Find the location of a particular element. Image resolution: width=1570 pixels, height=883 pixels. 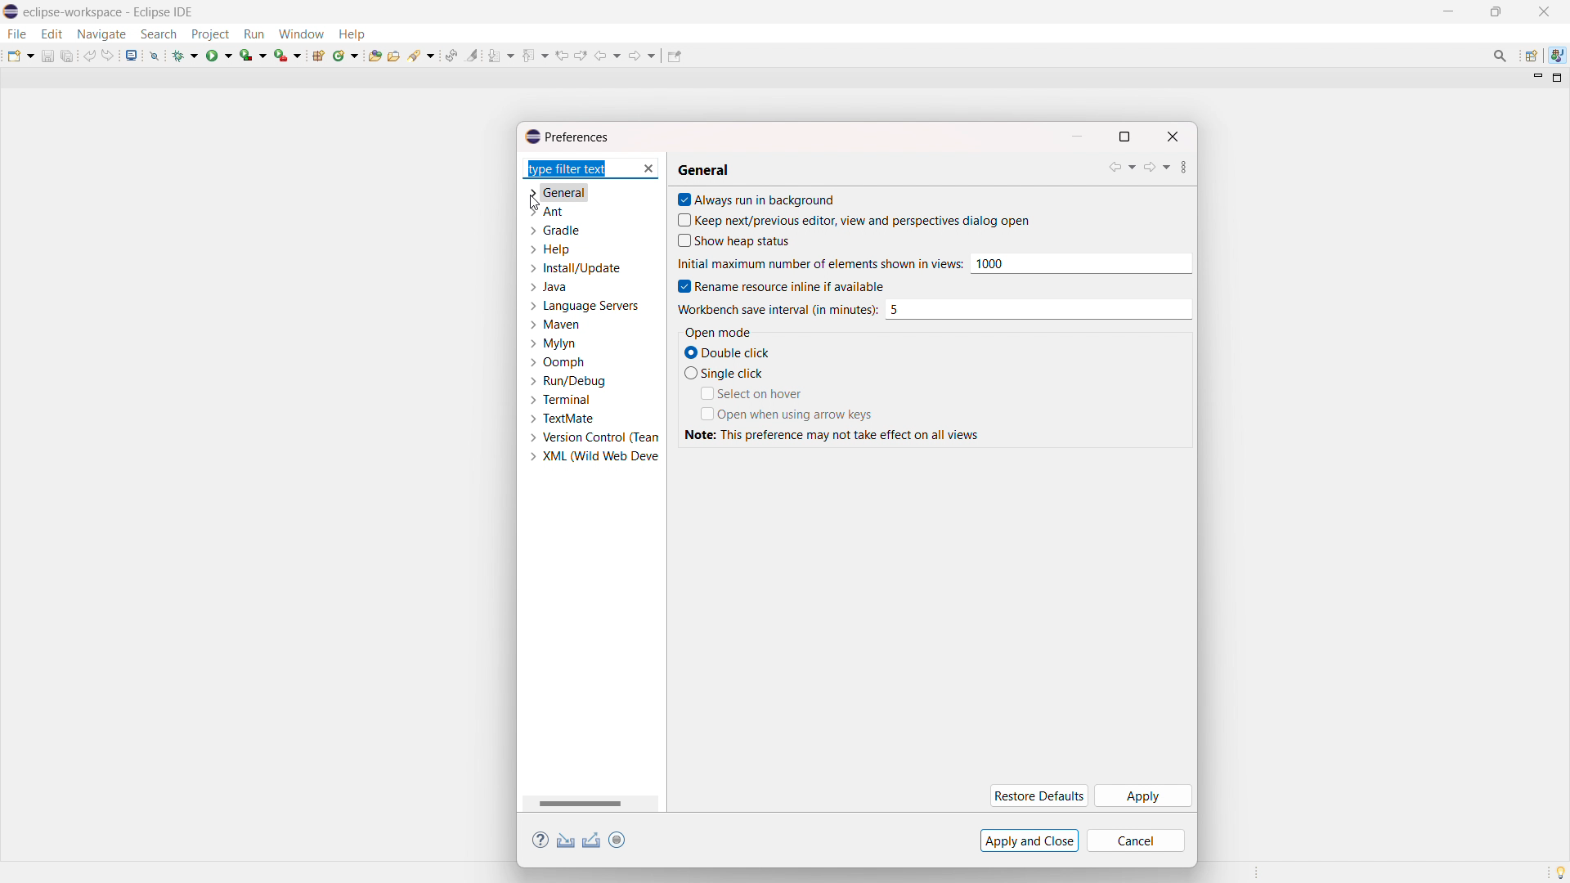

preferences dialogbox is located at coordinates (566, 137).